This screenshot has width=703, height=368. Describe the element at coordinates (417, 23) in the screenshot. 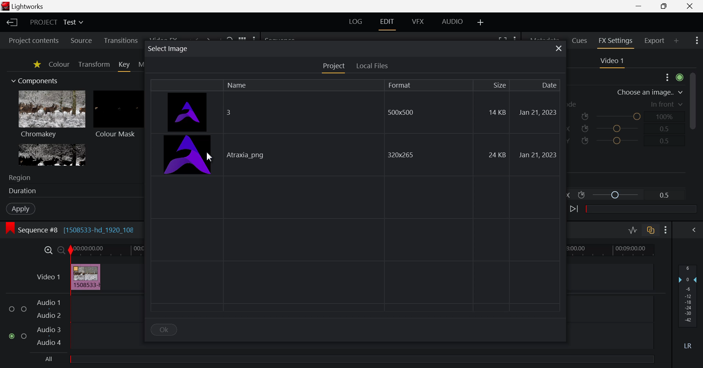

I see `VFX Layout` at that location.